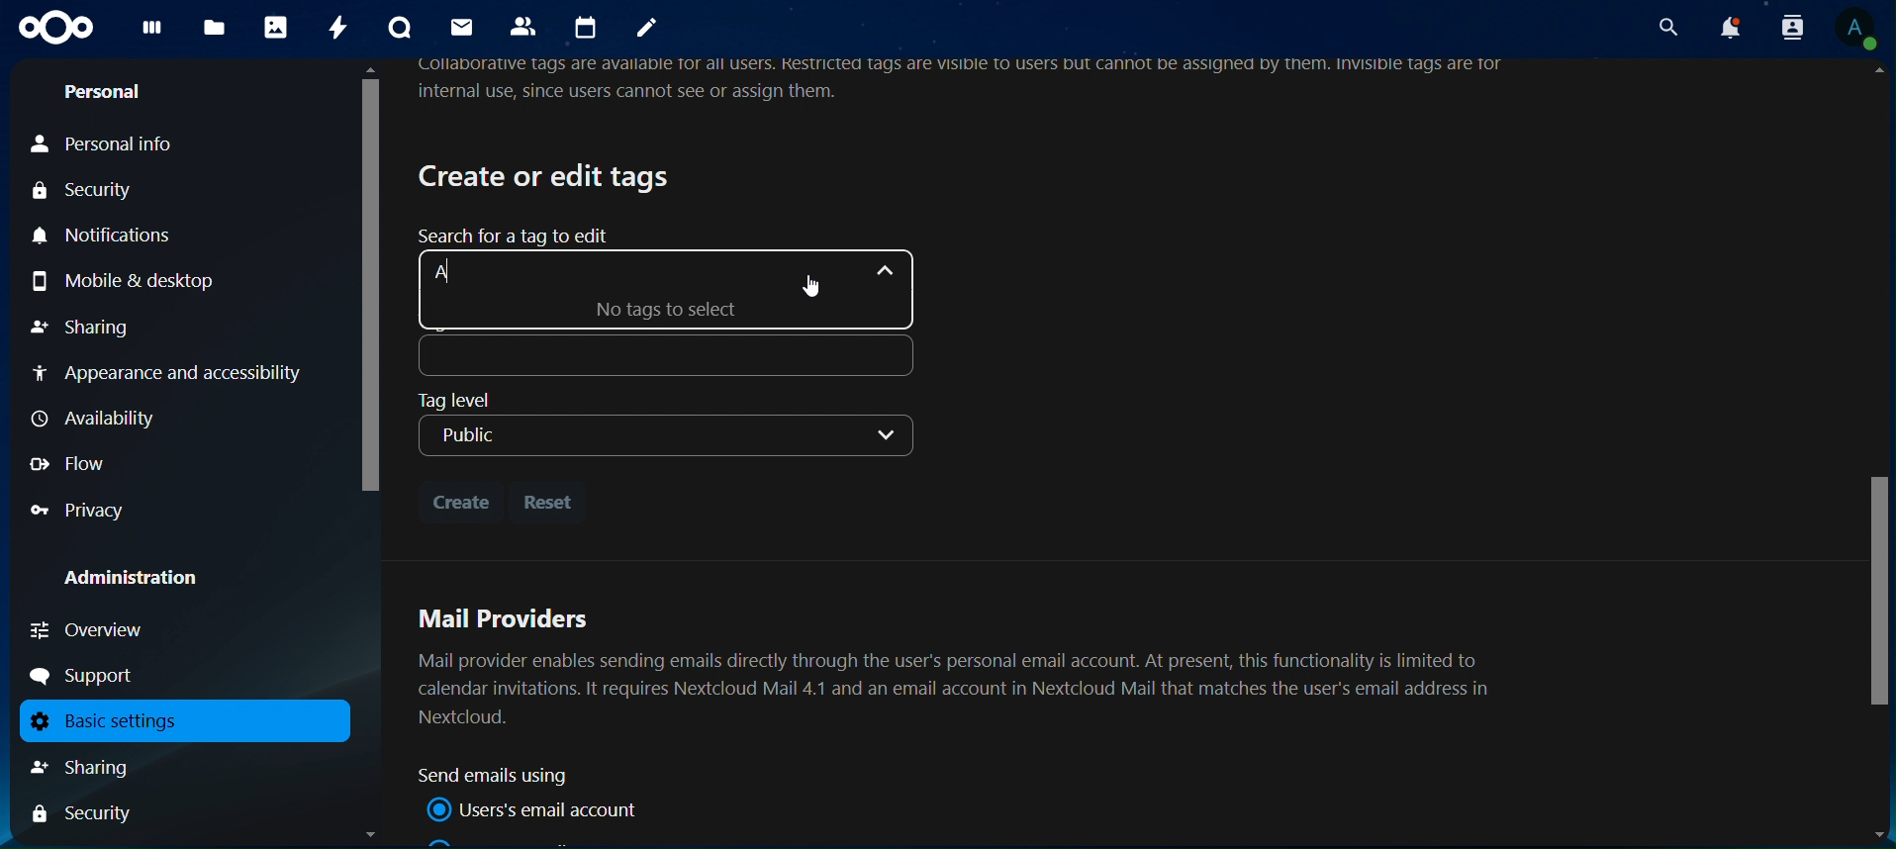 The image size is (1896, 849). I want to click on personal, so click(104, 95).